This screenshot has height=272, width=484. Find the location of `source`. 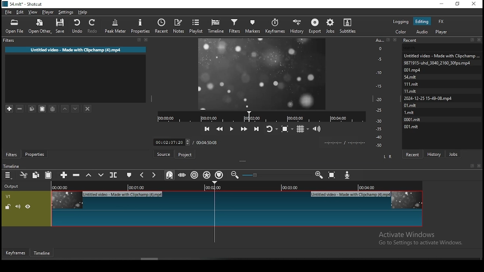

source is located at coordinates (164, 155).